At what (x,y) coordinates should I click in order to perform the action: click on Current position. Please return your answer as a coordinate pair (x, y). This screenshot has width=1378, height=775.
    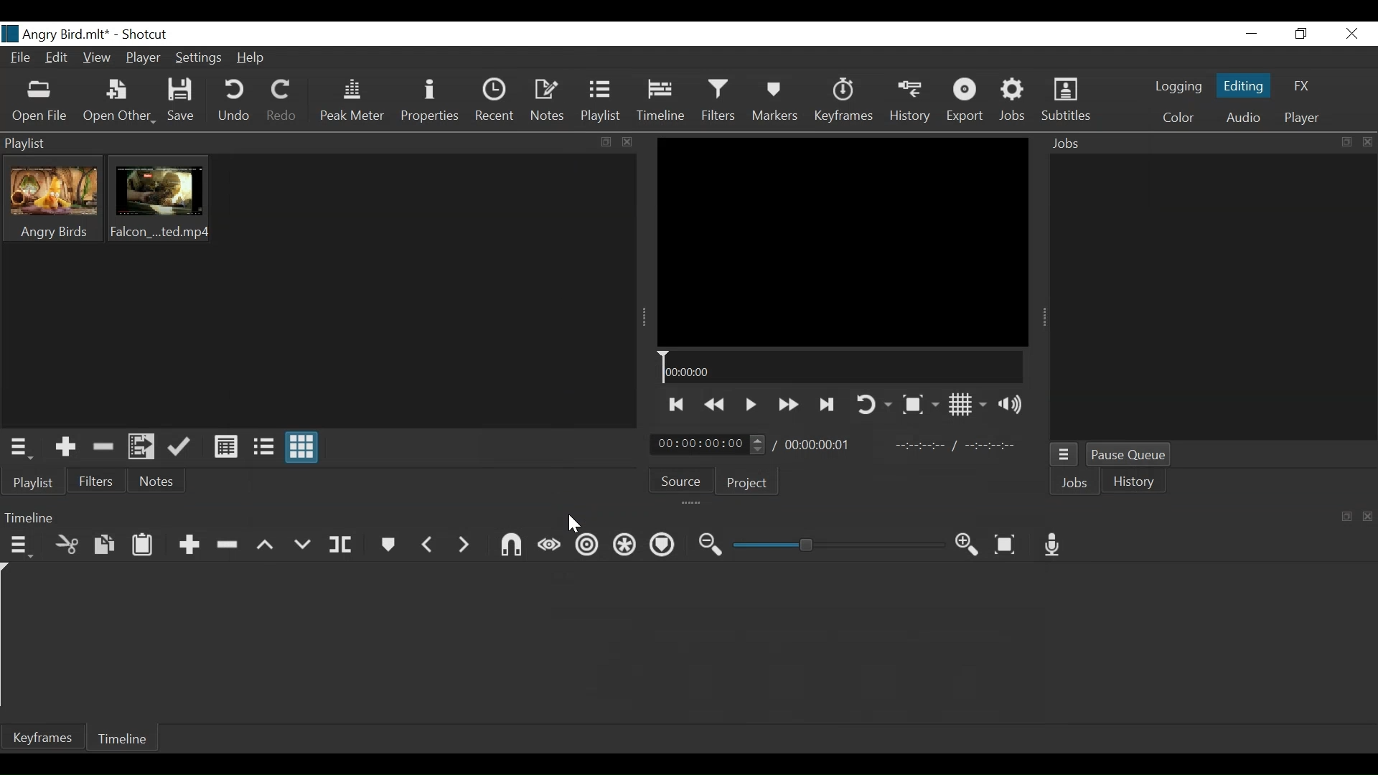
    Looking at the image, I should click on (706, 445).